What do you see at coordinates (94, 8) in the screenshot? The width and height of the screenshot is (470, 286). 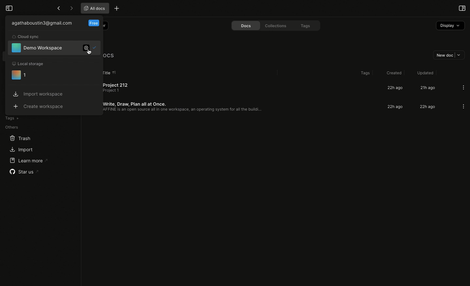 I see `All docs` at bounding box center [94, 8].